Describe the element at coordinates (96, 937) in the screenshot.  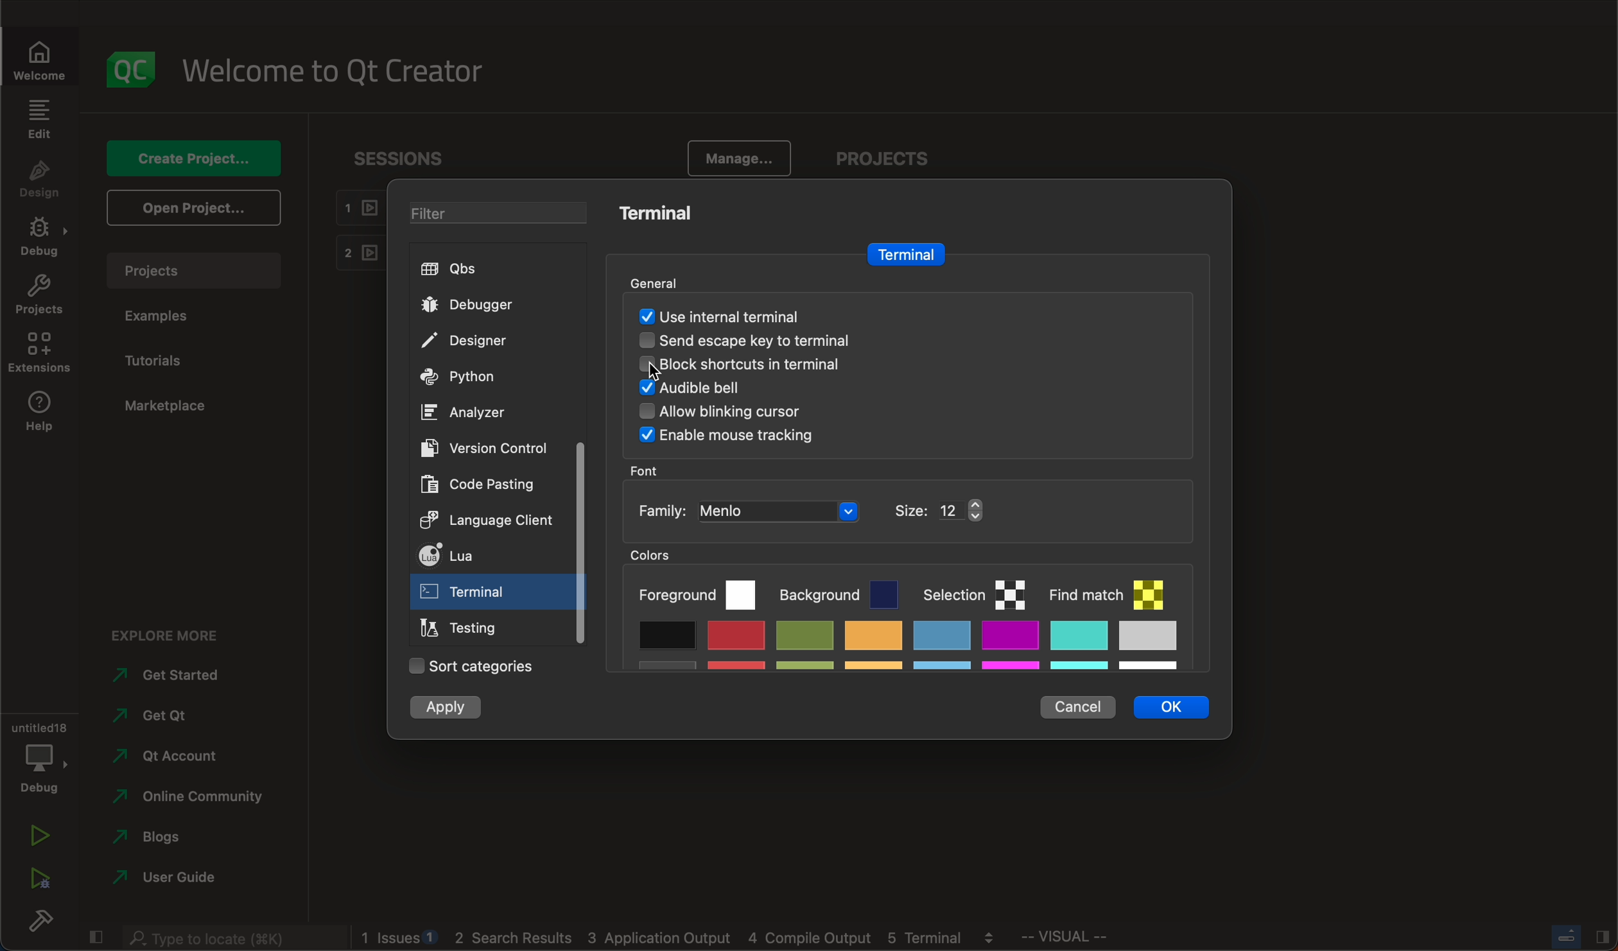
I see `close slidebar` at that location.